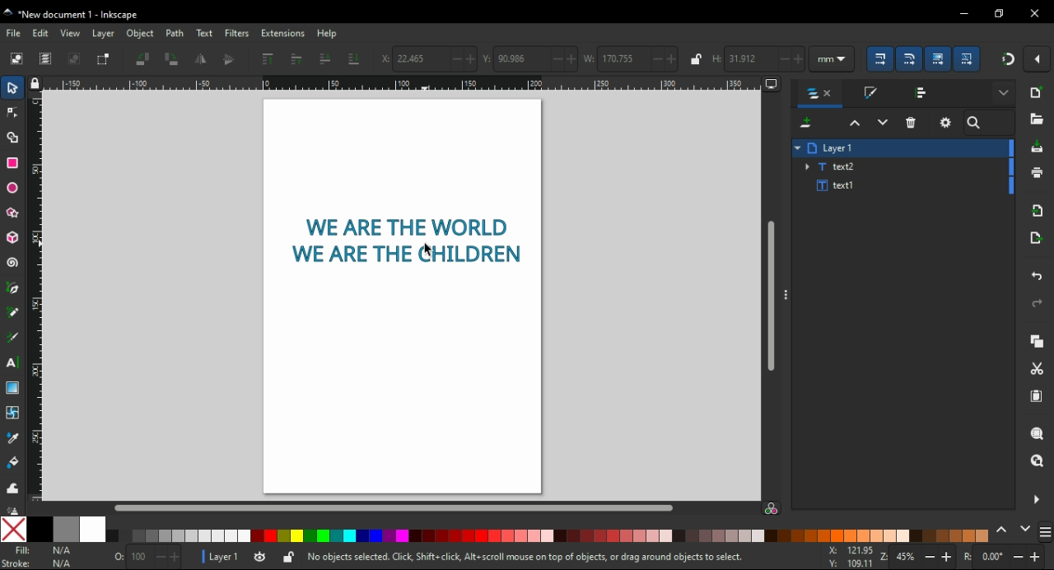 Image resolution: width=1054 pixels, height=570 pixels. Describe the element at coordinates (13, 313) in the screenshot. I see `pencil tool` at that location.